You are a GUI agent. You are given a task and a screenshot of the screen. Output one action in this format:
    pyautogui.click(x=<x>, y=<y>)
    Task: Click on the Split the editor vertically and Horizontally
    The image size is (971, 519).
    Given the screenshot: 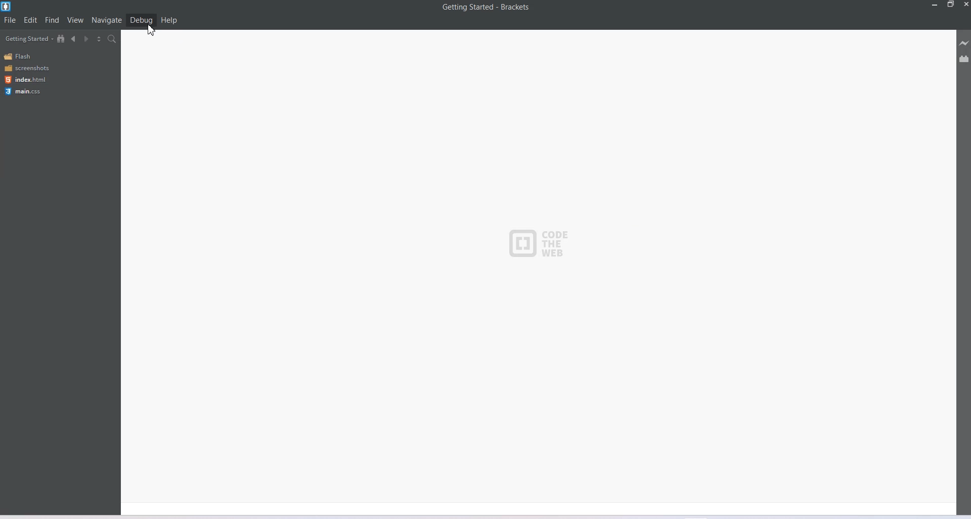 What is the action you would take?
    pyautogui.click(x=99, y=38)
    